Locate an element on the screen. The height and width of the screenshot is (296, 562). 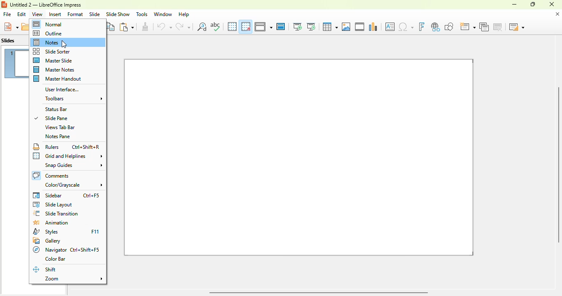
slide sorter is located at coordinates (51, 51).